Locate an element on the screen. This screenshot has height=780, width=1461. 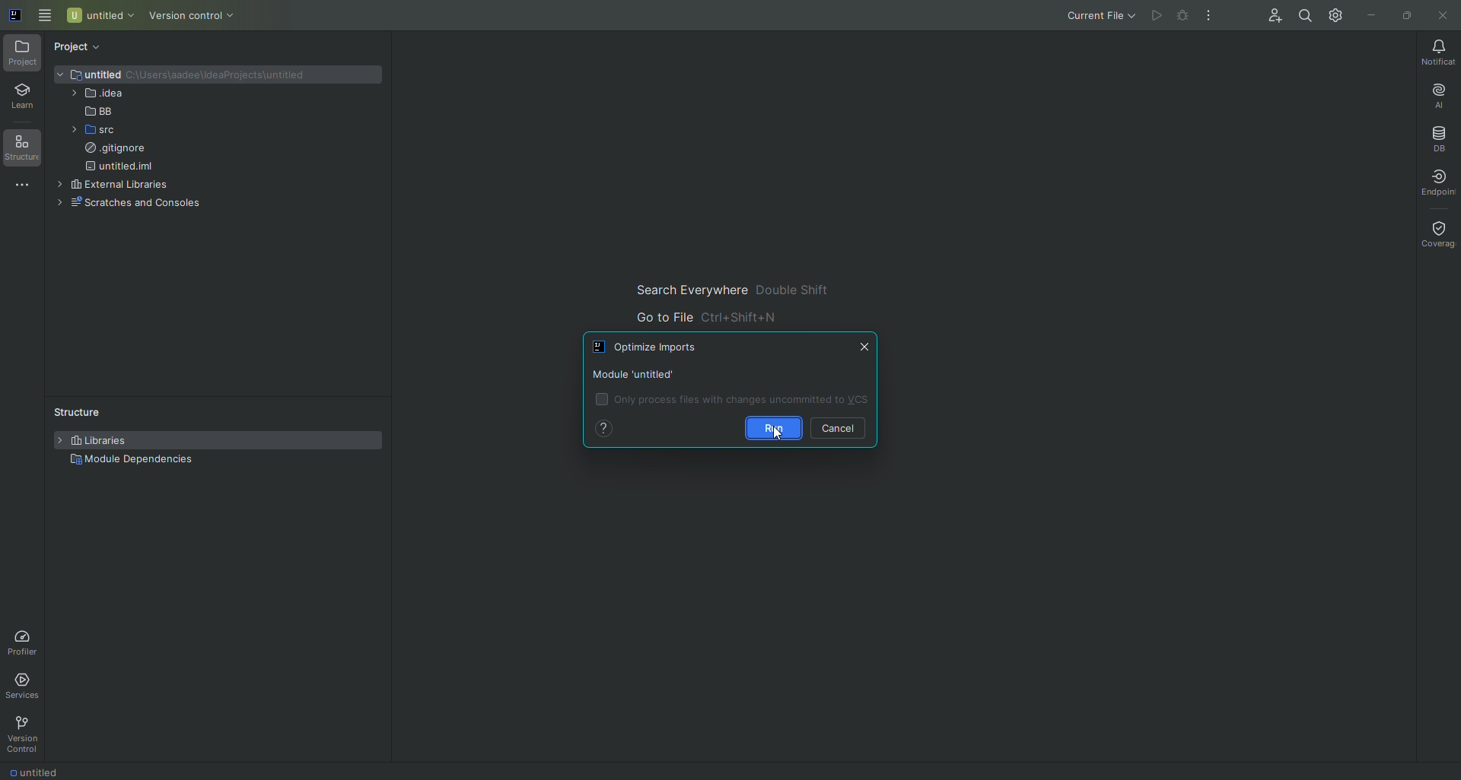
Restore is located at coordinates (1403, 14).